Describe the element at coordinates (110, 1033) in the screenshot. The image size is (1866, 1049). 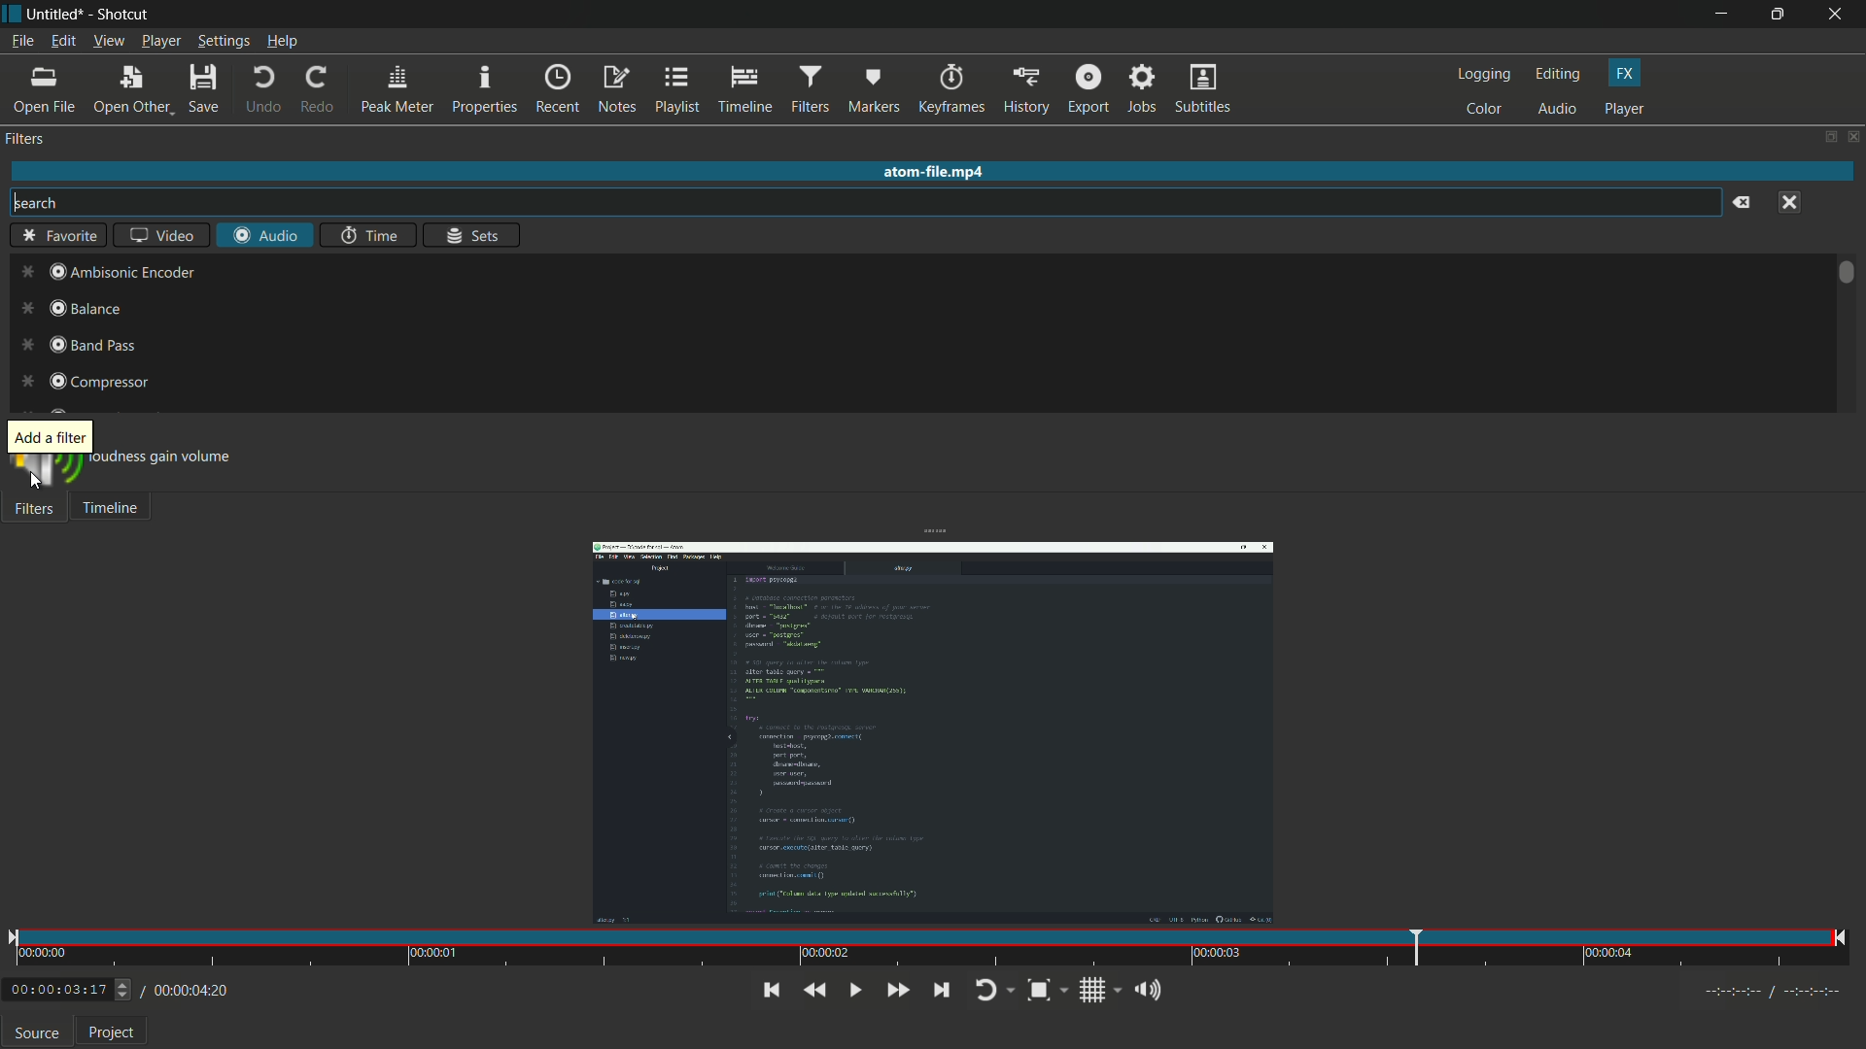
I see `Project` at that location.